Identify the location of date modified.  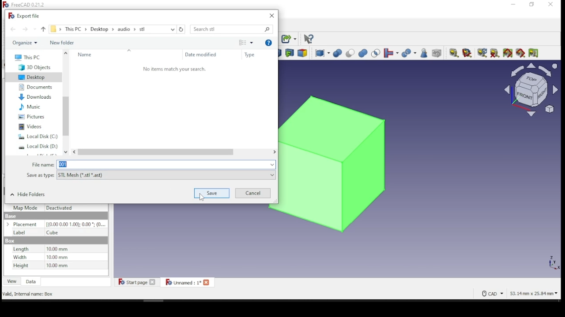
(206, 54).